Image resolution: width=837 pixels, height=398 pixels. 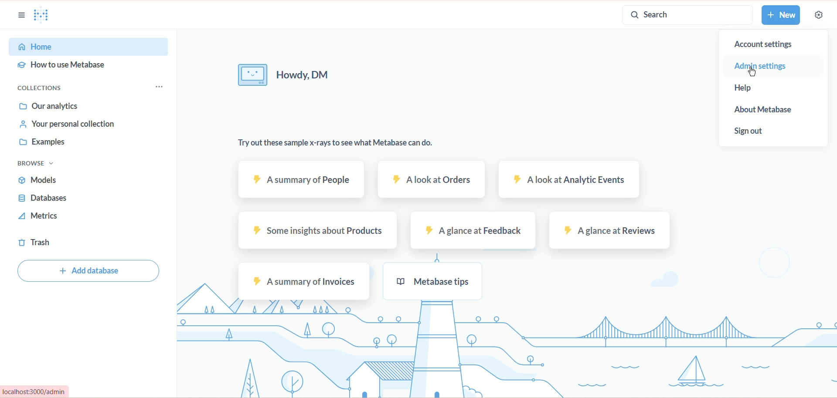 I want to click on sign out, so click(x=752, y=132).